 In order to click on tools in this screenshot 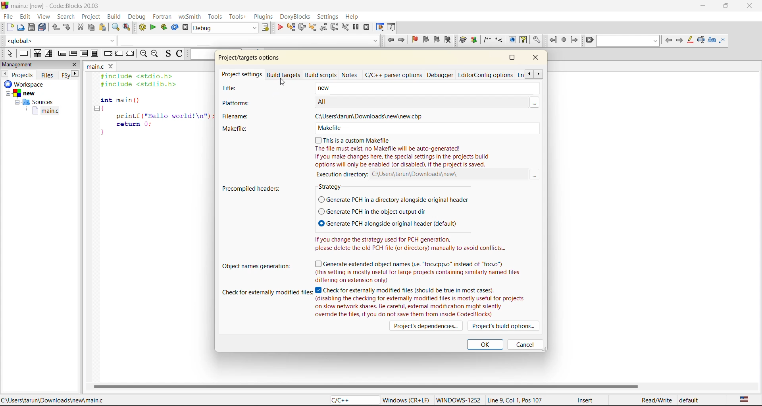, I will do `click(216, 17)`.